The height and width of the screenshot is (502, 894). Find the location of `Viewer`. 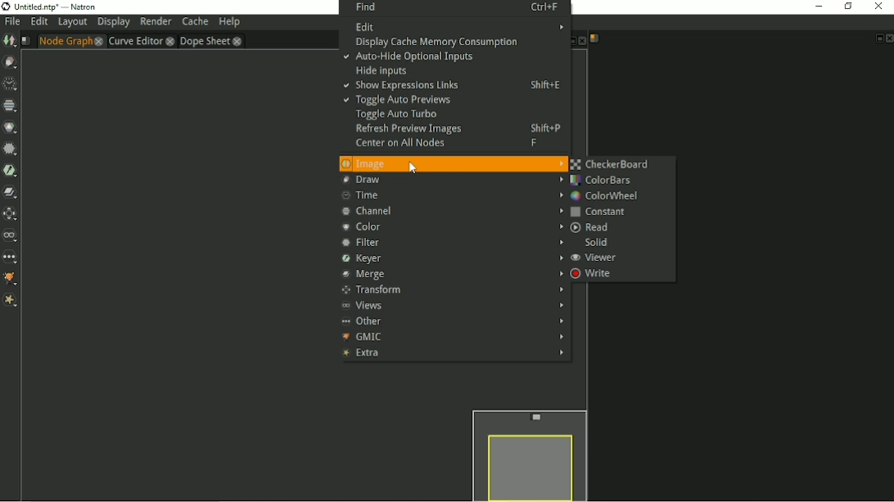

Viewer is located at coordinates (594, 258).